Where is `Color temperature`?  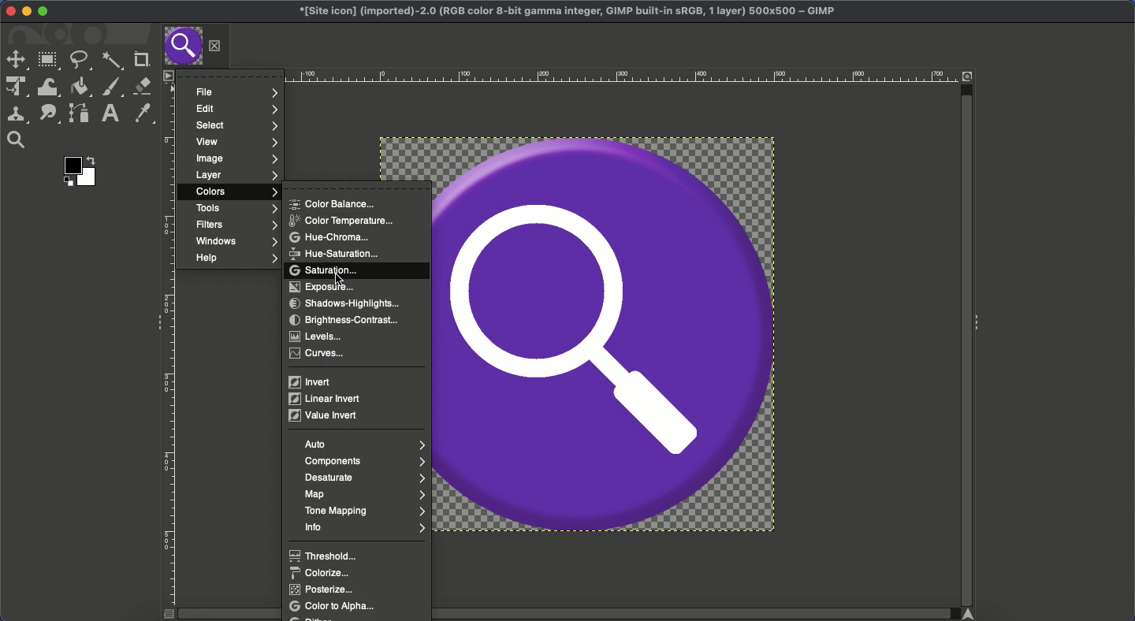 Color temperature is located at coordinates (344, 221).